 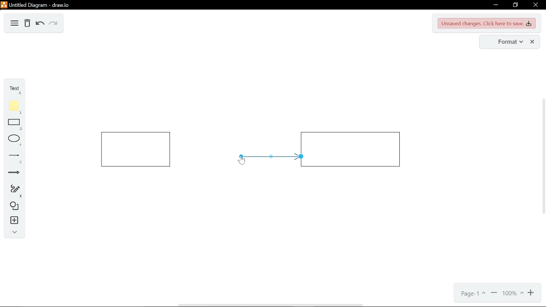 I want to click on shapes, so click(x=13, y=206).